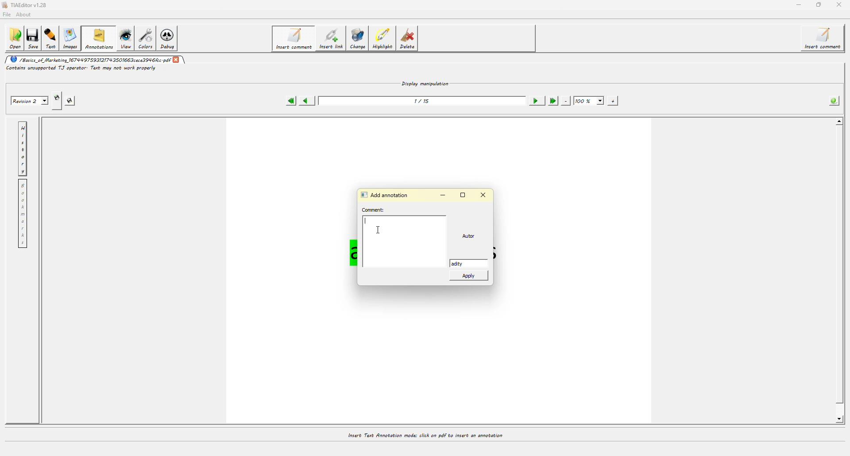 The image size is (850, 456). Describe the element at coordinates (28, 100) in the screenshot. I see `Revision 2` at that location.